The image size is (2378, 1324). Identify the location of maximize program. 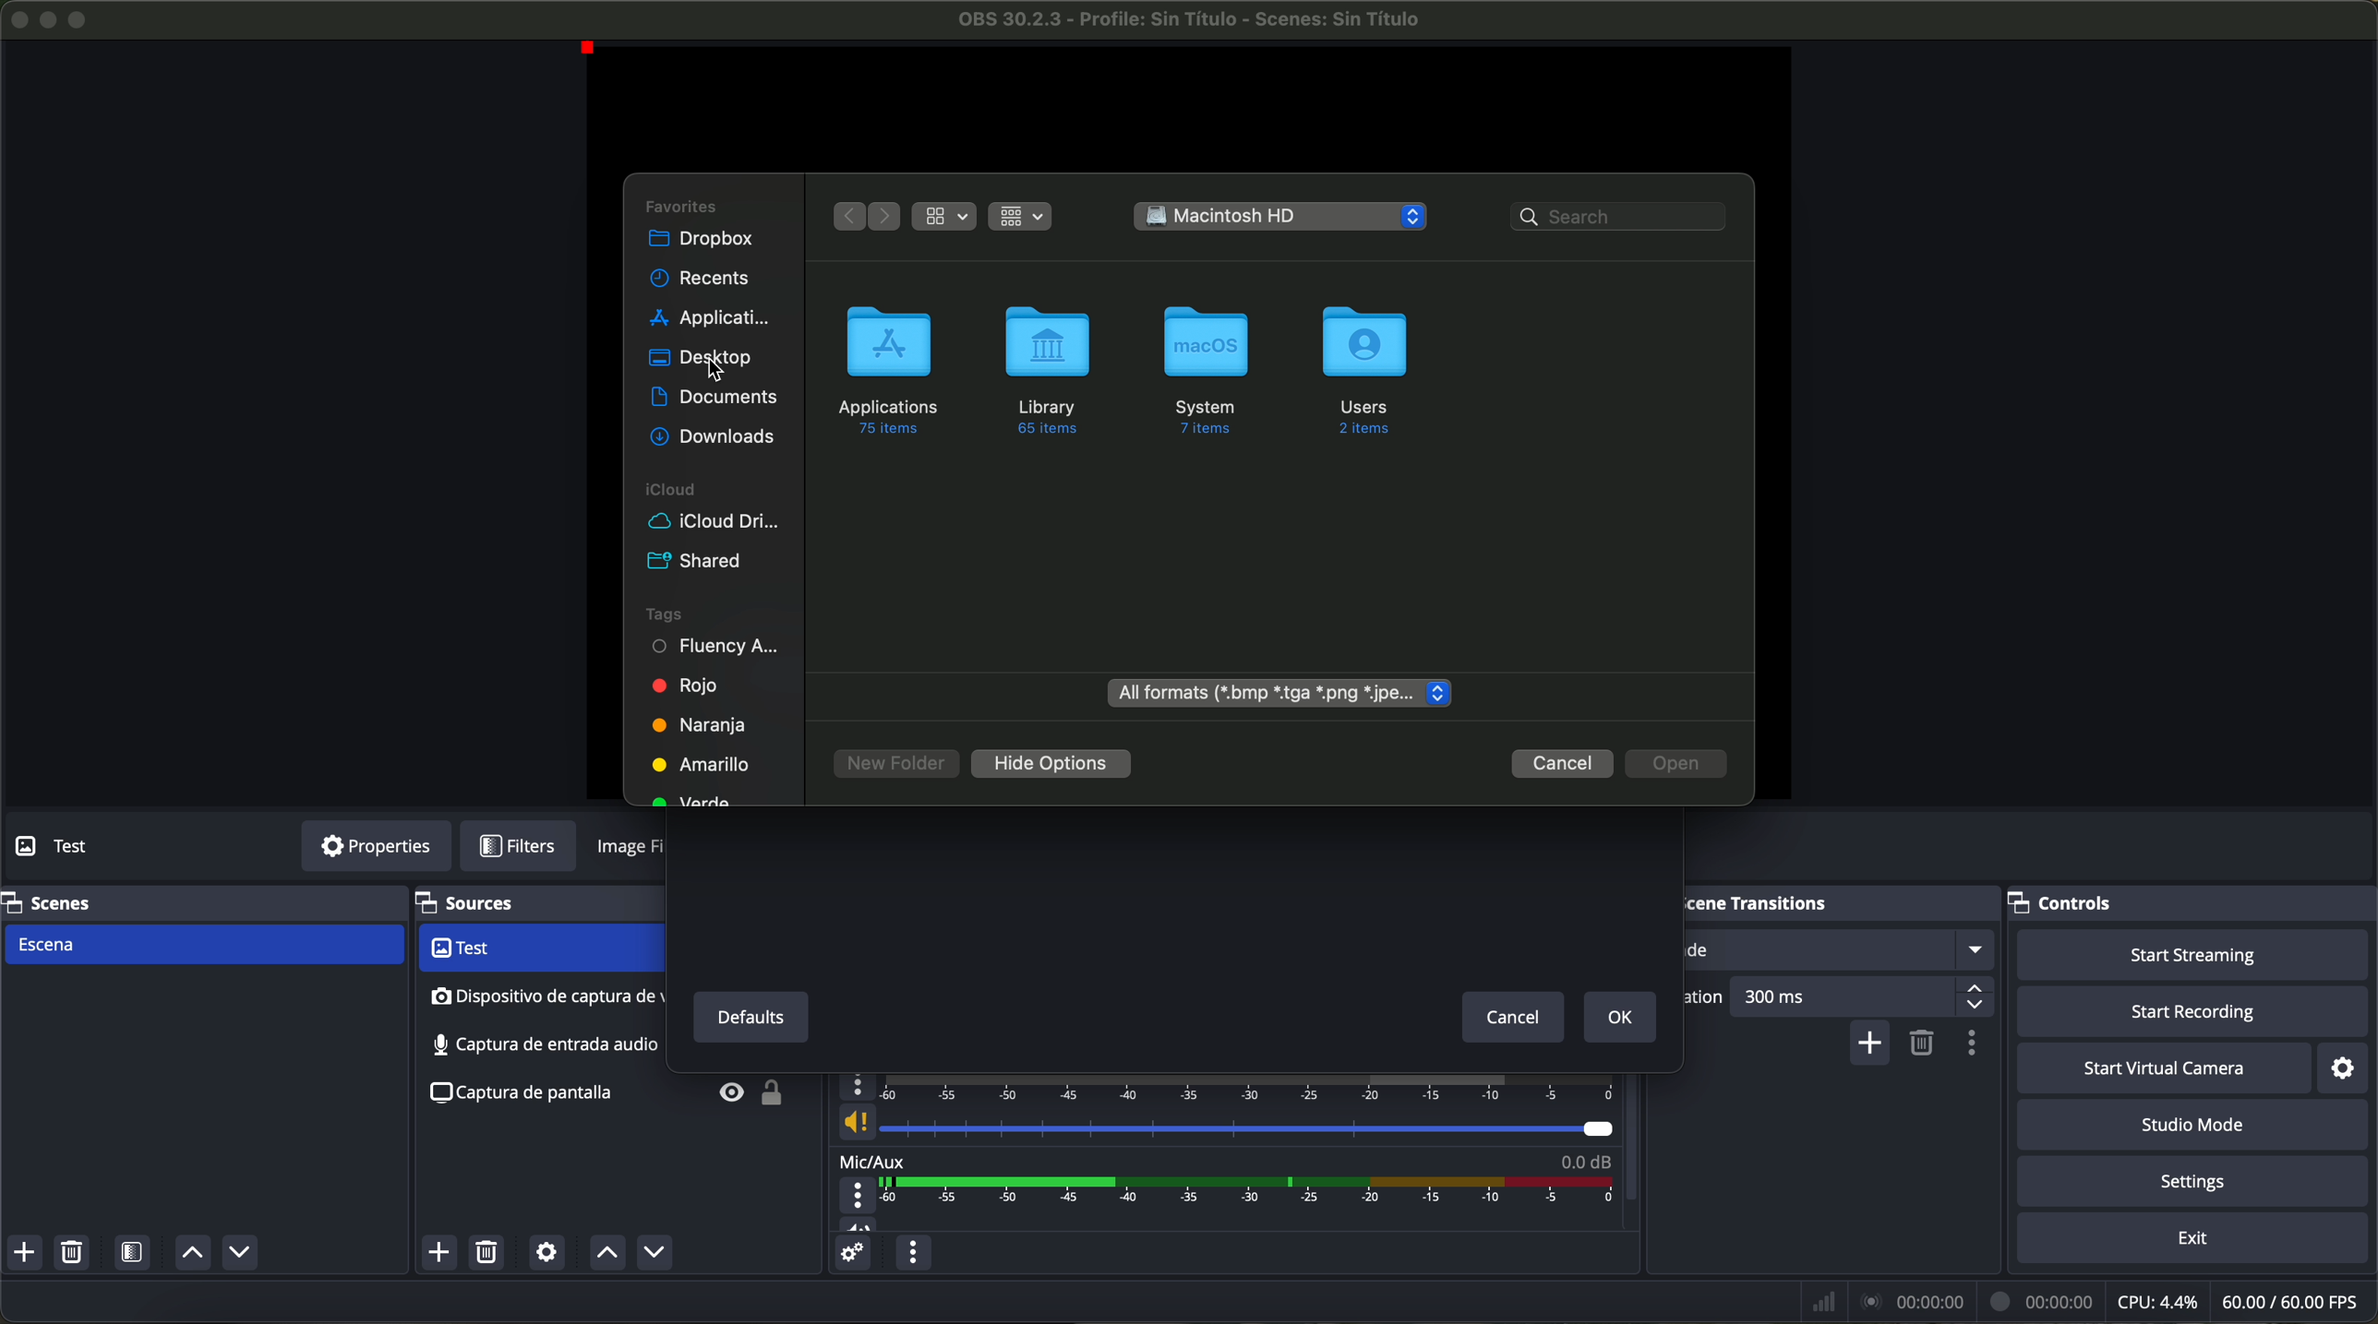
(81, 18).